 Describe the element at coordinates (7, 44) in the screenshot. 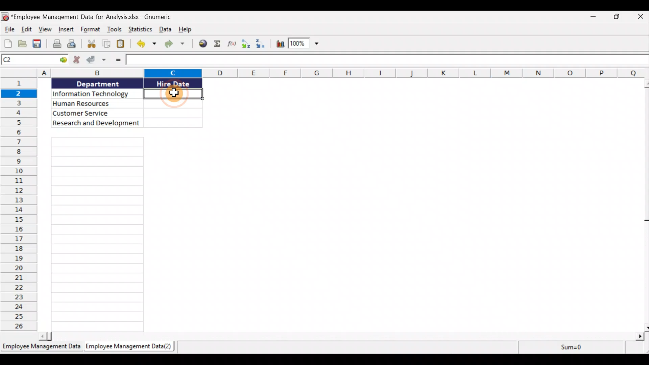

I see `Create a new workbook` at that location.